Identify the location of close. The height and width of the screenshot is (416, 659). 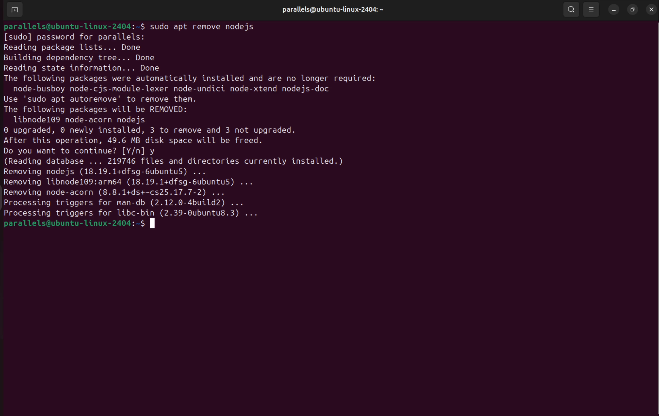
(651, 9).